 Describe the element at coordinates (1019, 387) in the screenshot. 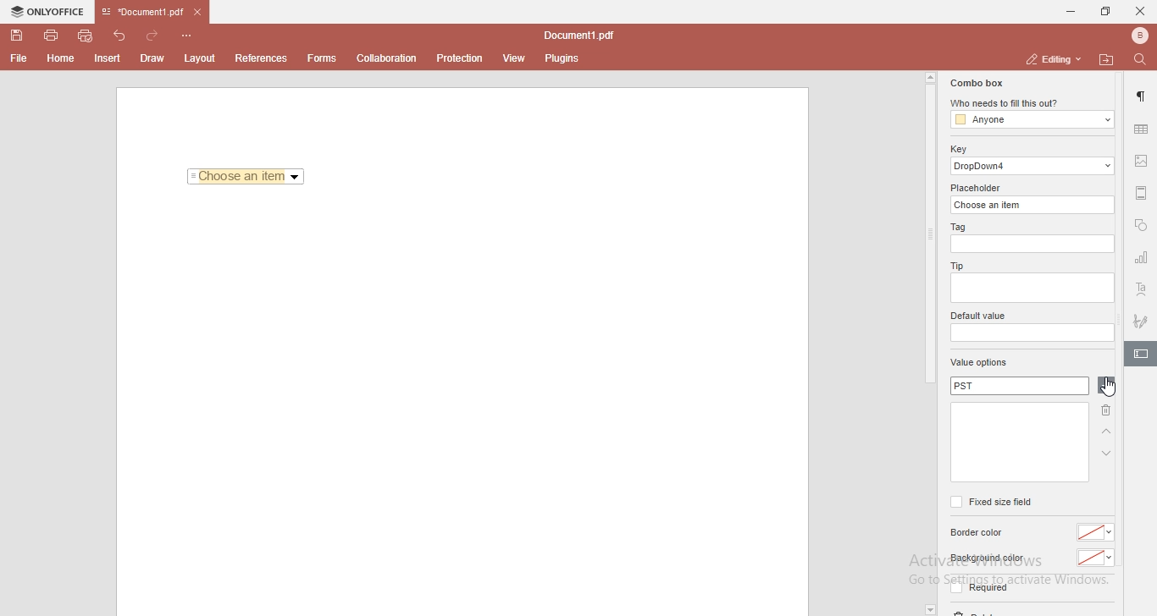

I see `pst` at that location.